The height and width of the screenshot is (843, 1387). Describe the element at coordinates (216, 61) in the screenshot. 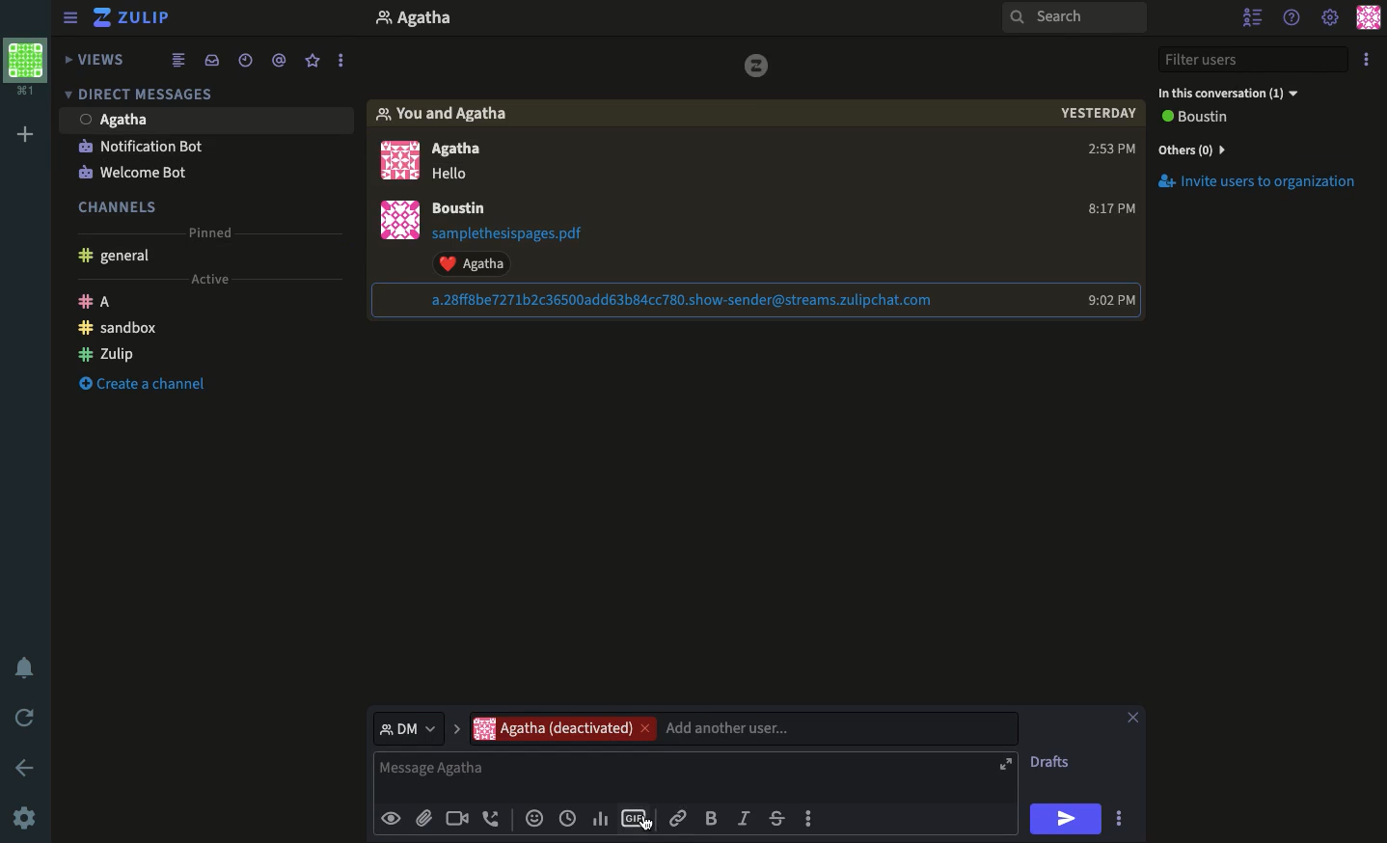

I see `Inbox` at that location.